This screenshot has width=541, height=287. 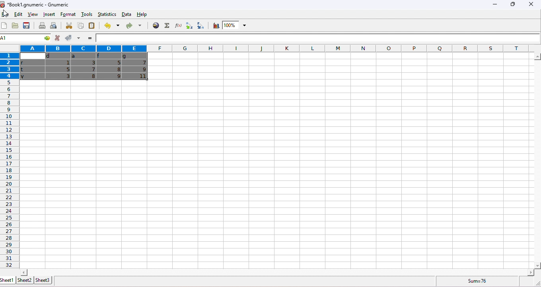 What do you see at coordinates (133, 26) in the screenshot?
I see `redo` at bounding box center [133, 26].